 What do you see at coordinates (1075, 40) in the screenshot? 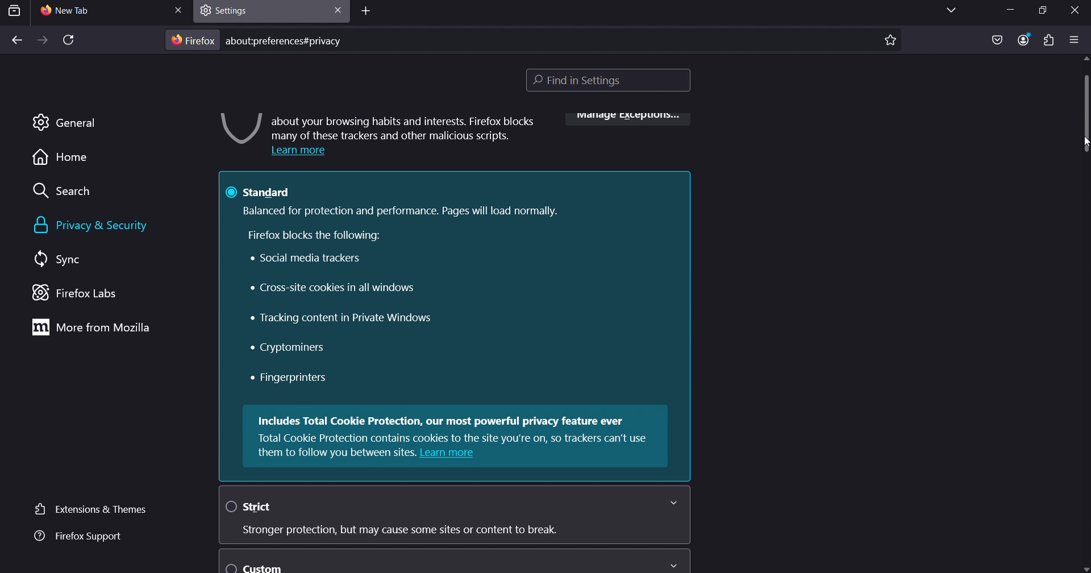
I see `open application menu` at bounding box center [1075, 40].